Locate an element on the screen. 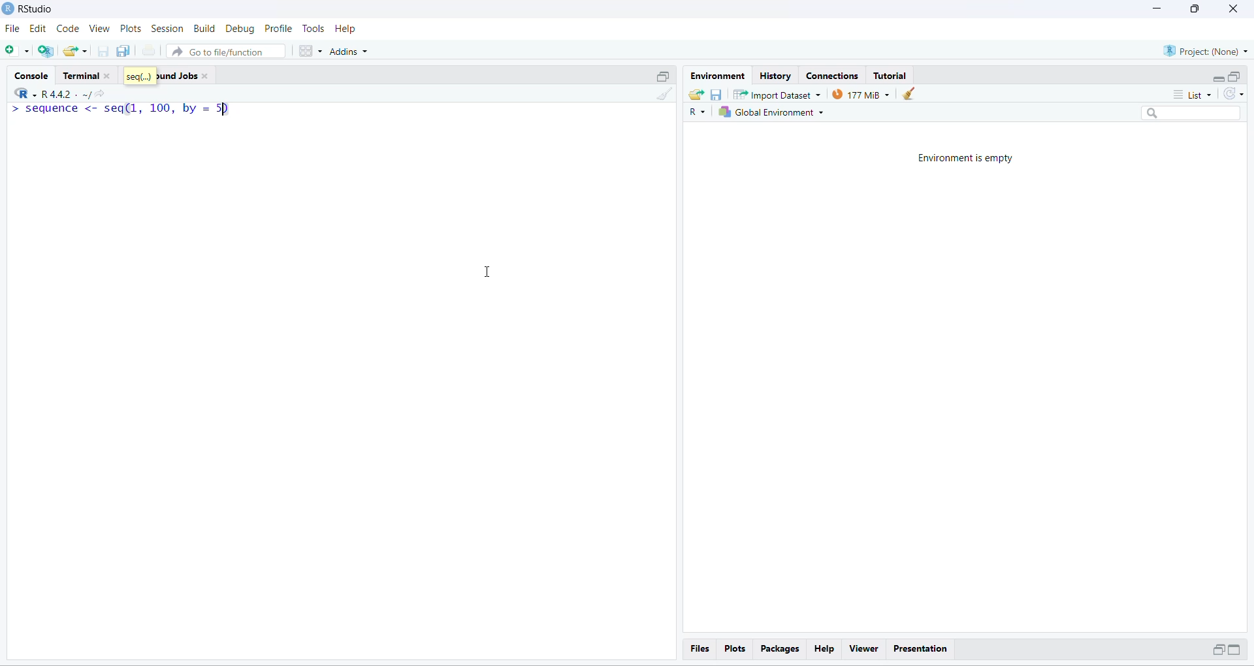  Presentation  is located at coordinates (920, 650).